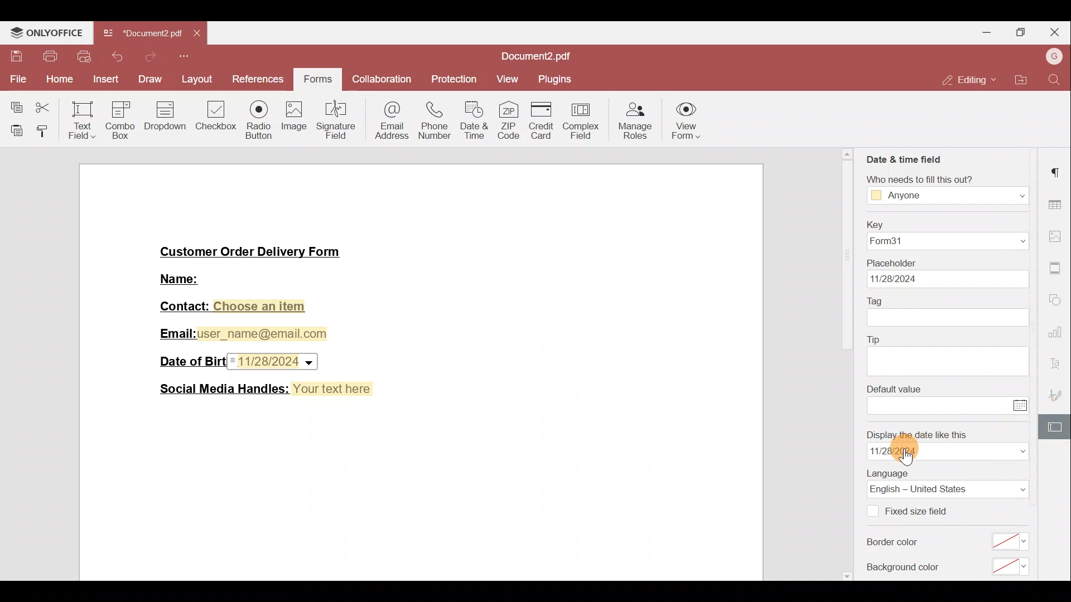 Image resolution: width=1071 pixels, height=602 pixels. I want to click on Signature field, so click(337, 118).